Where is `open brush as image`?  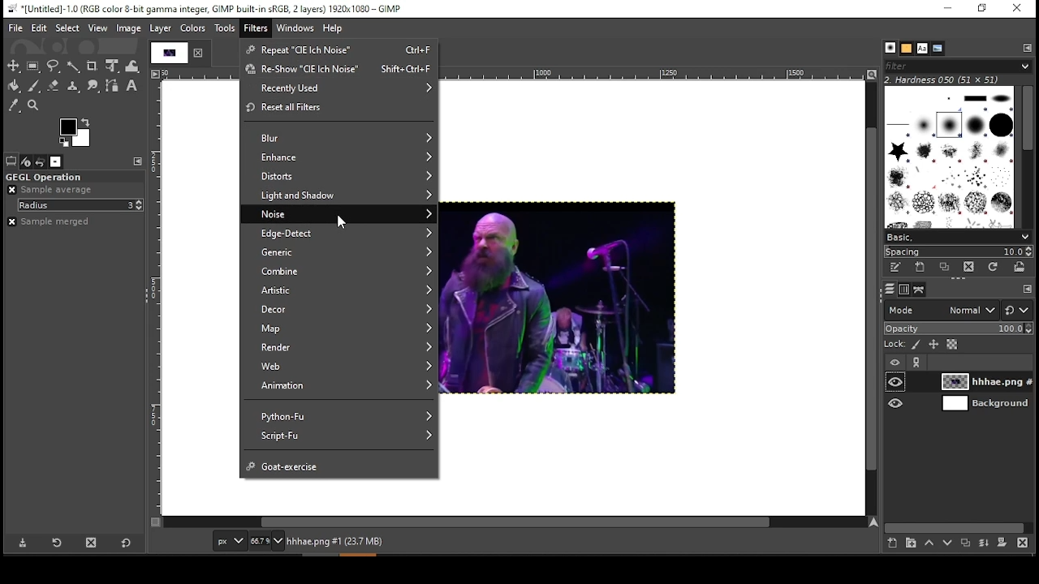
open brush as image is located at coordinates (1020, 268).